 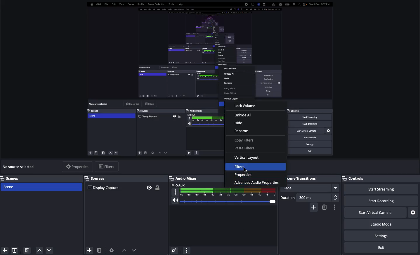 What do you see at coordinates (158, 188) in the screenshot?
I see `Unlock` at bounding box center [158, 188].